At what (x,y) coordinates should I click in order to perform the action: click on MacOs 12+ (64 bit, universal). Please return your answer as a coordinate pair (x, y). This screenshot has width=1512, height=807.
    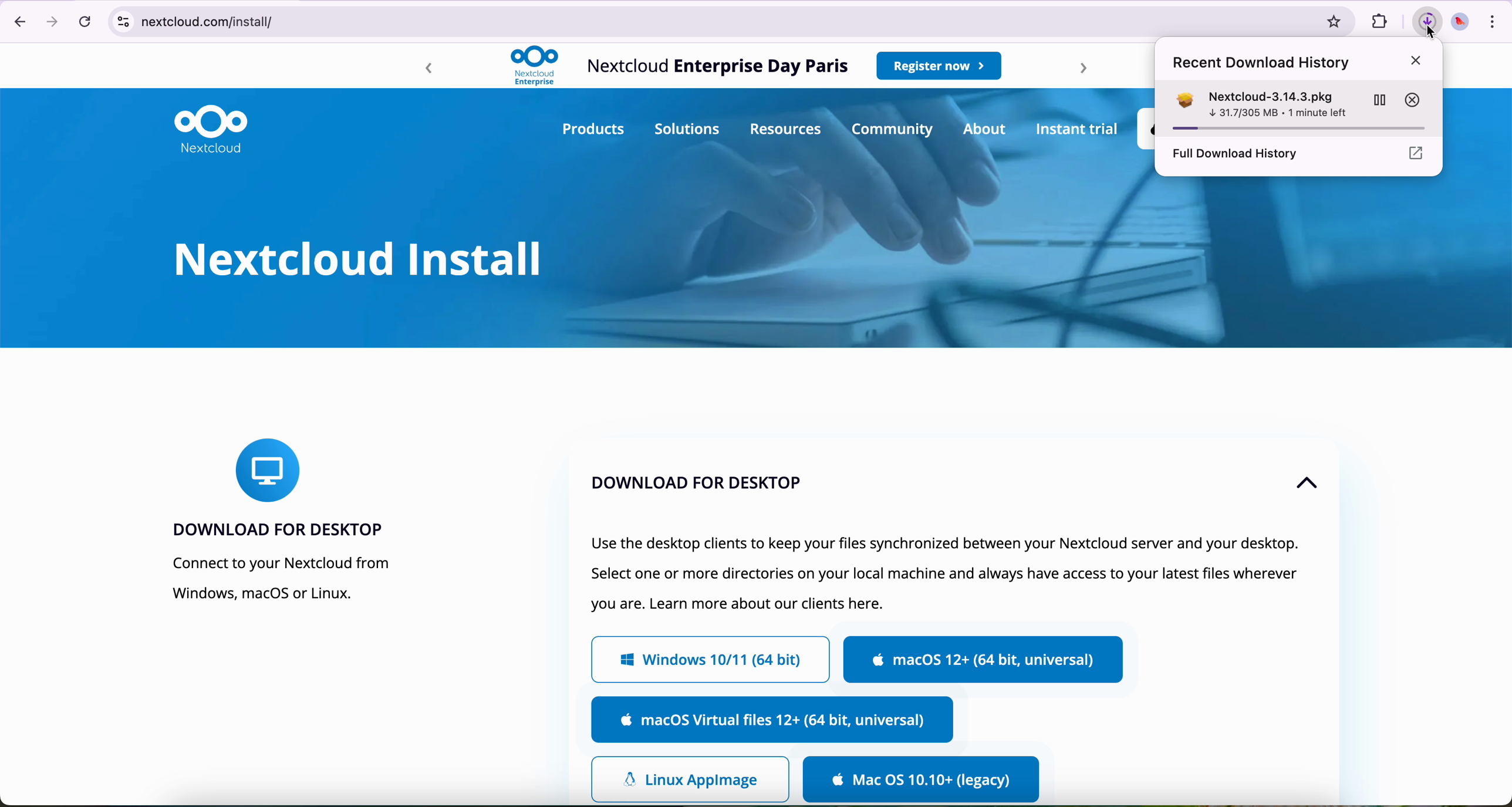
    Looking at the image, I should click on (984, 660).